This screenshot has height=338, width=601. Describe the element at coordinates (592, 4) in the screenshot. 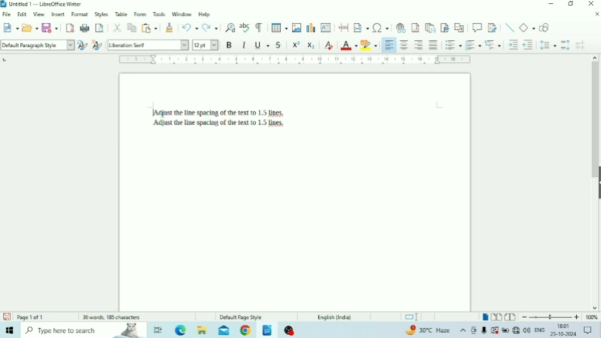

I see `Close` at that location.